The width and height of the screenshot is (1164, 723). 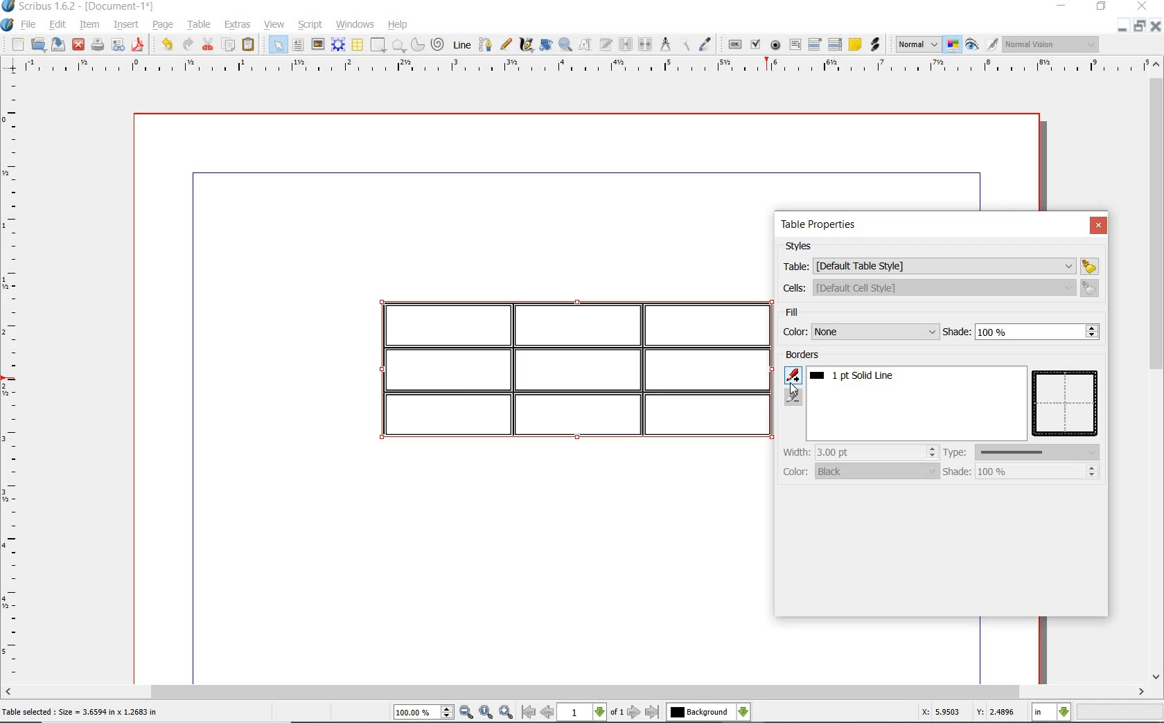 I want to click on system logo, so click(x=8, y=25).